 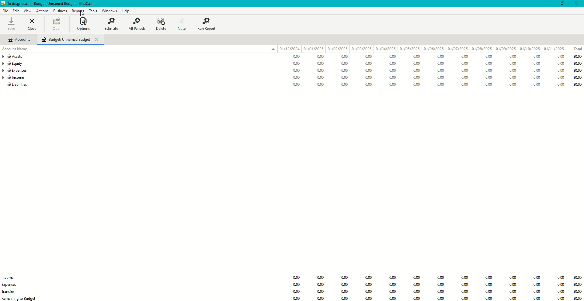 What do you see at coordinates (560, 277) in the screenshot?
I see `0.00` at bounding box center [560, 277].